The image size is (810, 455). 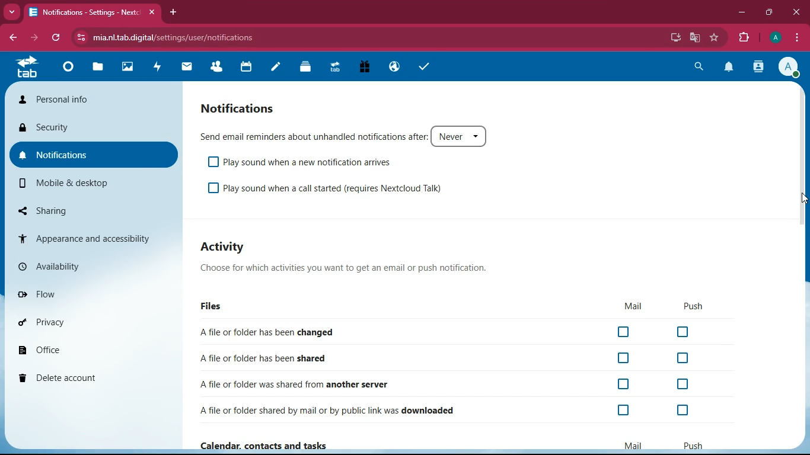 I want to click on privacy, so click(x=92, y=323).